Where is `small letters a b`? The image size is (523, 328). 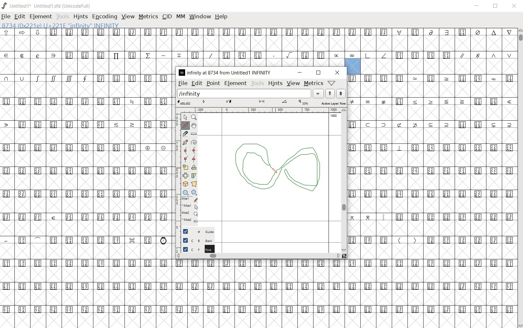 small letters a b is located at coordinates (511, 78).